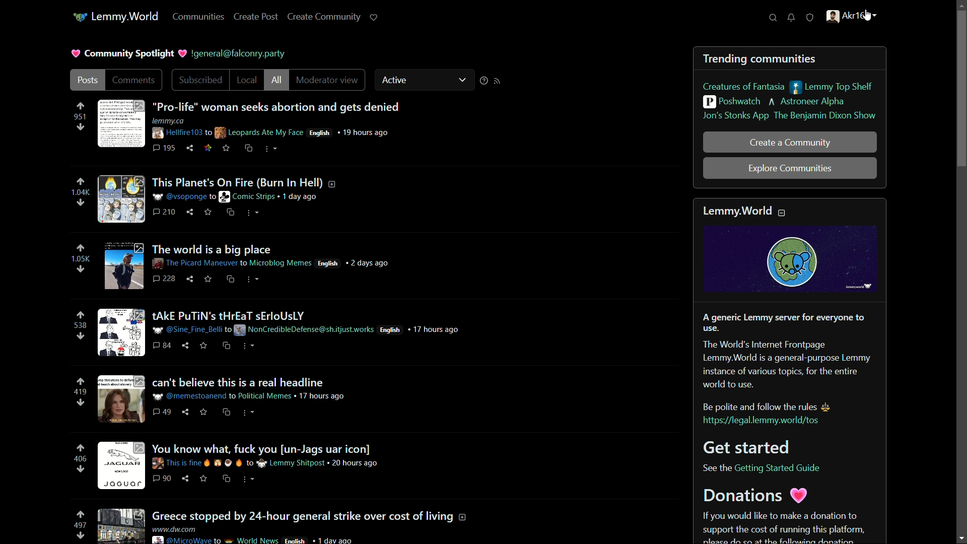  What do you see at coordinates (773, 18) in the screenshot?
I see `search` at bounding box center [773, 18].